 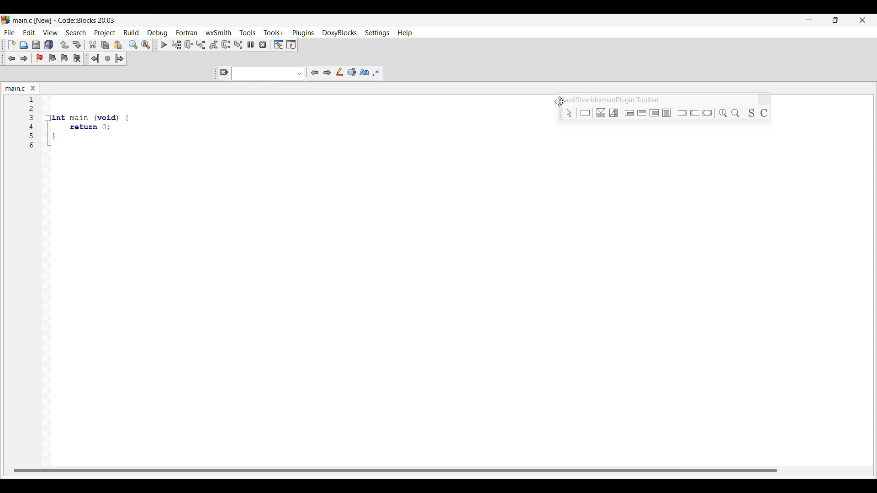 I want to click on Search menu, so click(x=76, y=32).